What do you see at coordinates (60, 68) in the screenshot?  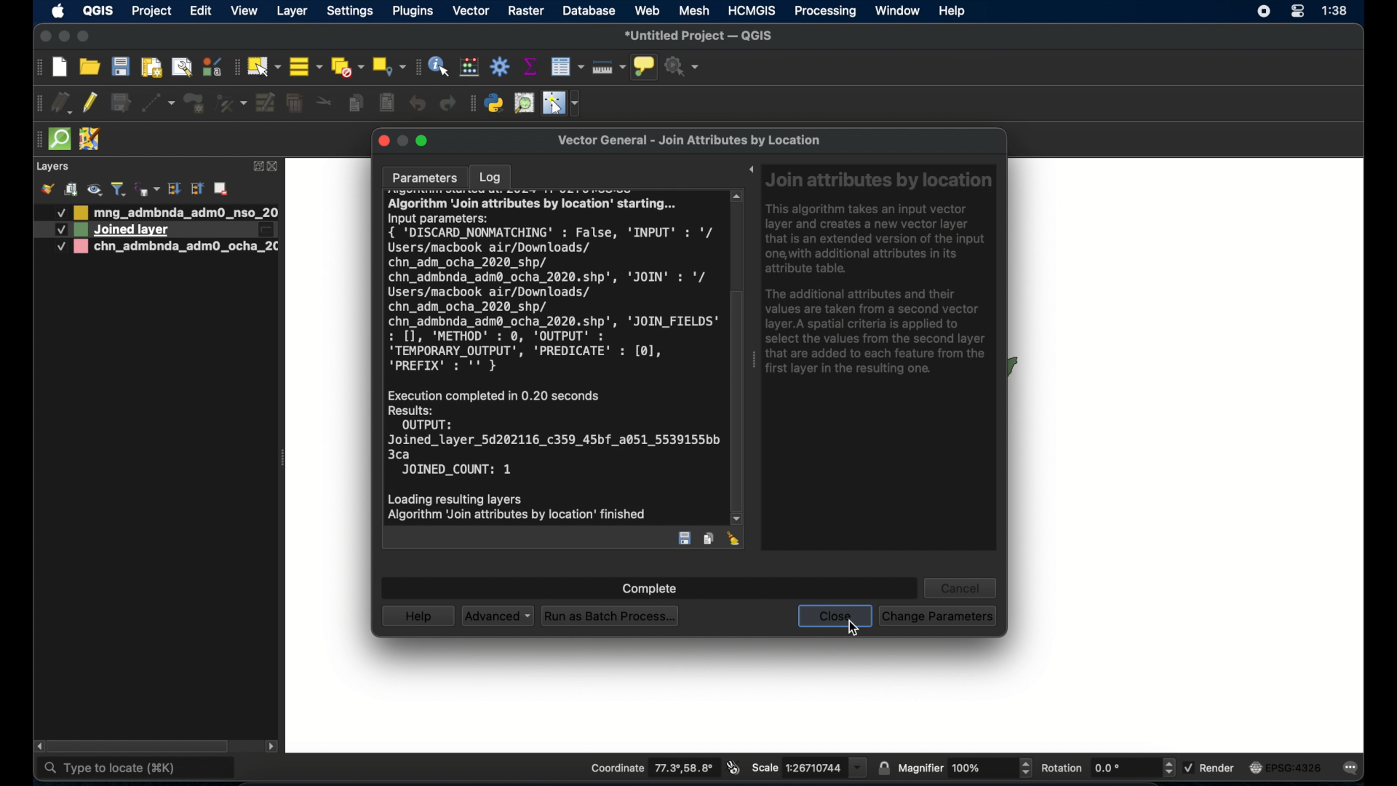 I see `new project` at bounding box center [60, 68].